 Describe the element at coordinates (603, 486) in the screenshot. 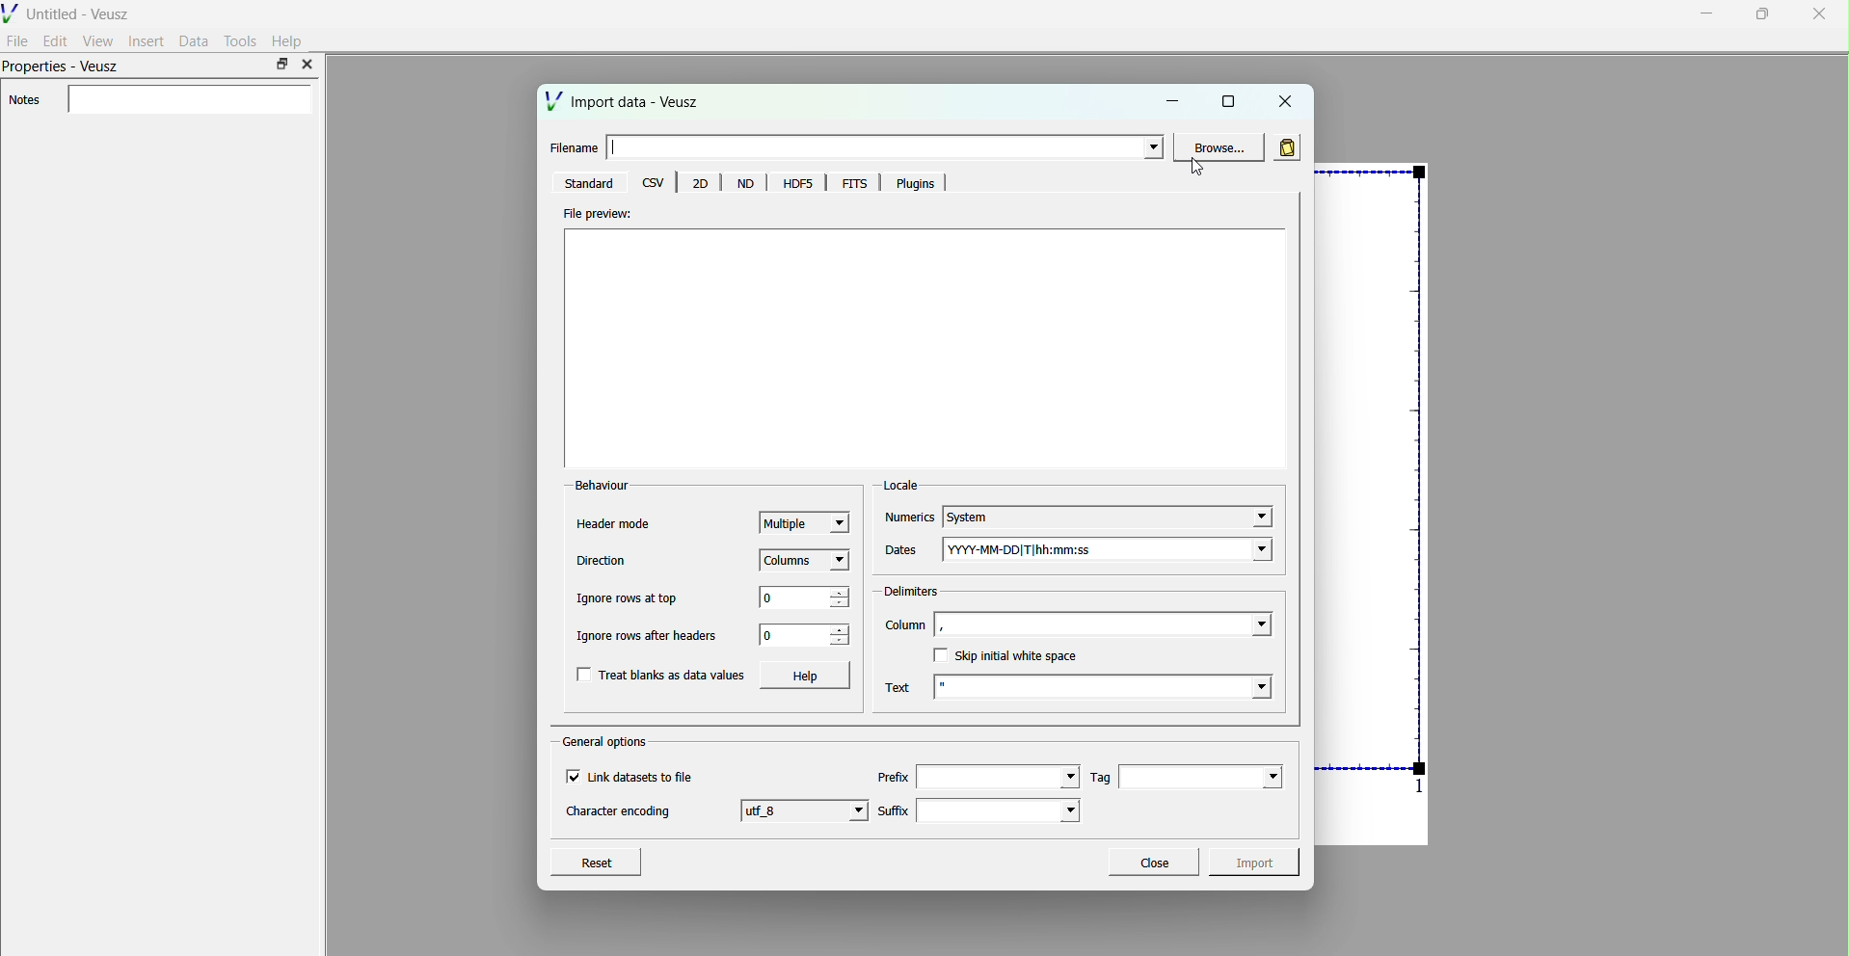

I see `Behaviour` at that location.